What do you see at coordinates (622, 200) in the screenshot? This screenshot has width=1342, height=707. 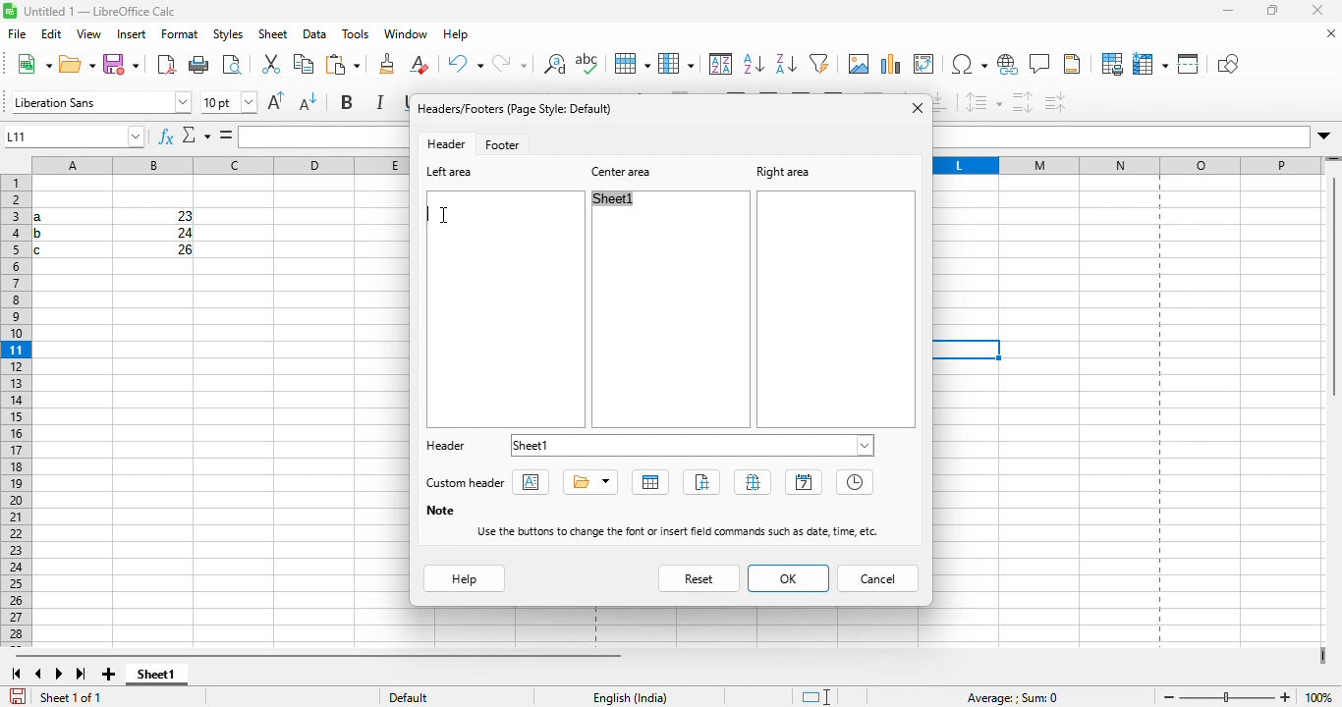 I see `sheet1` at bounding box center [622, 200].